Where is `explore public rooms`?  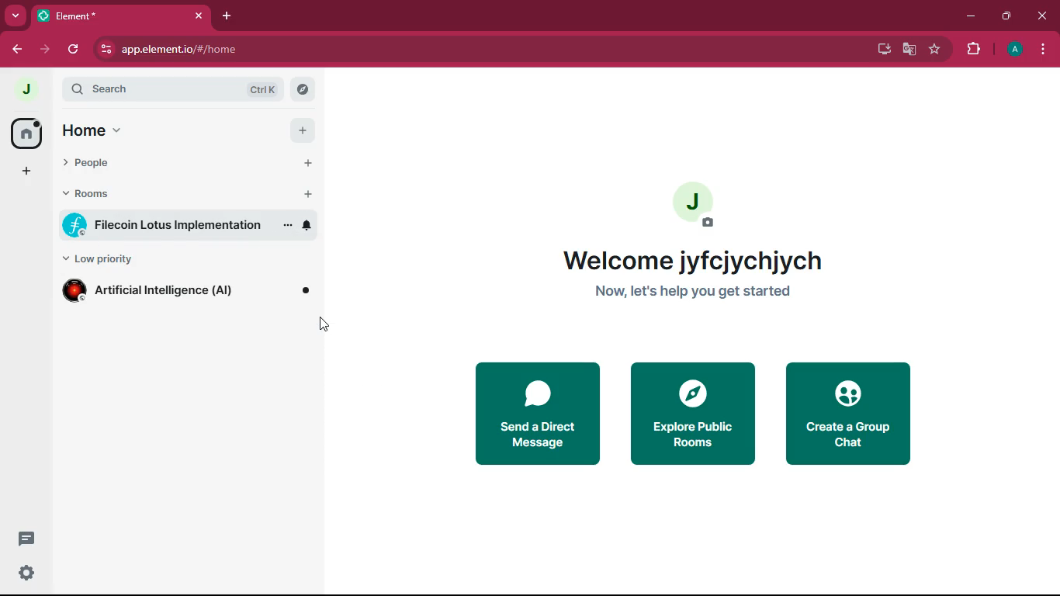 explore public rooms is located at coordinates (692, 417).